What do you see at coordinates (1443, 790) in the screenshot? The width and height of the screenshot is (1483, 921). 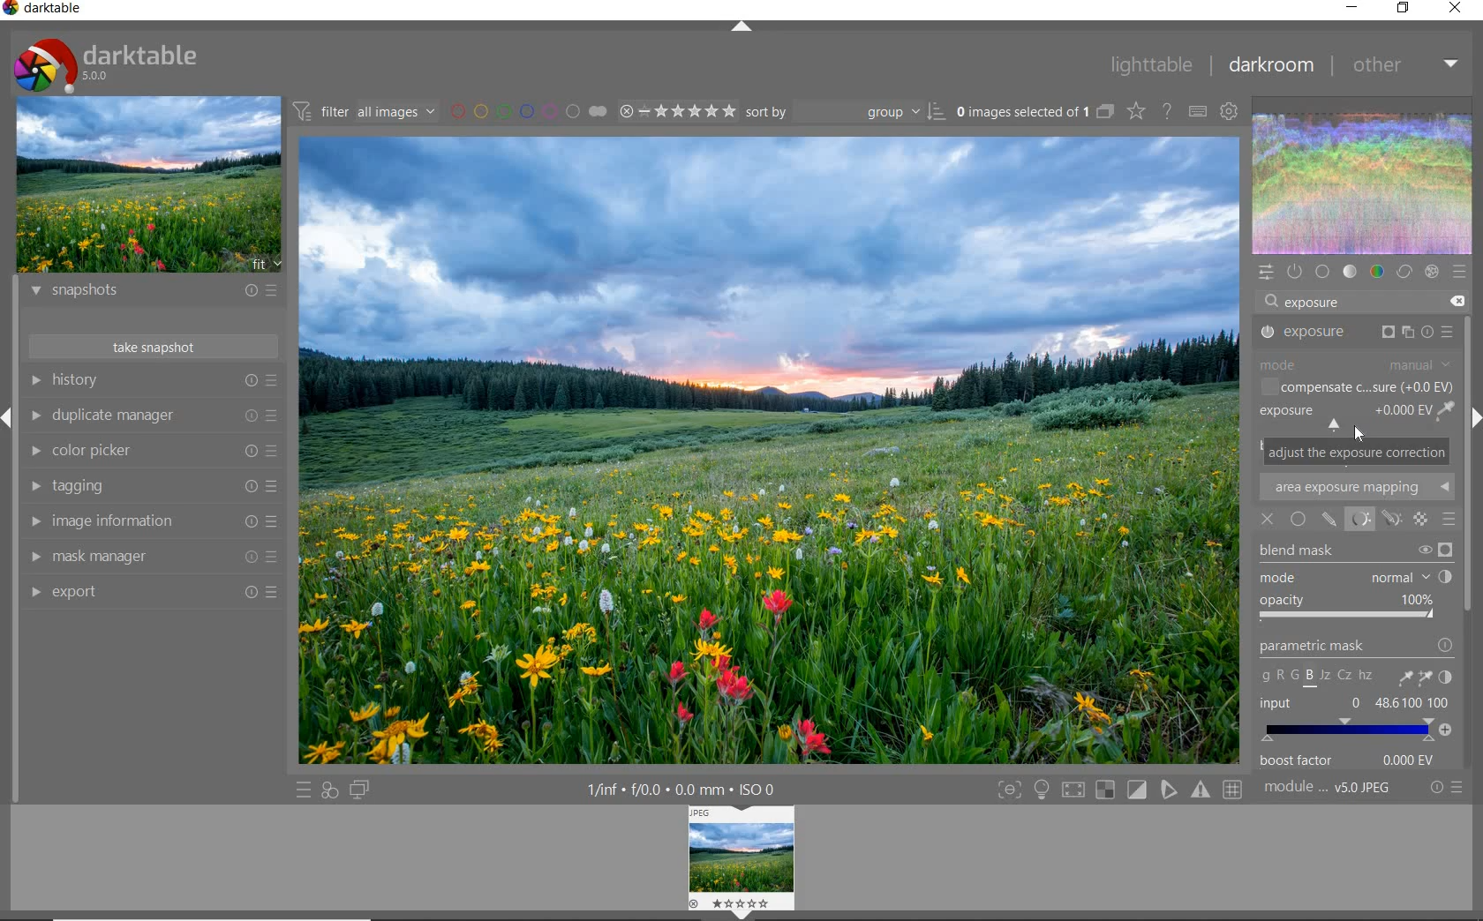 I see `reset or presets & preferences` at bounding box center [1443, 790].